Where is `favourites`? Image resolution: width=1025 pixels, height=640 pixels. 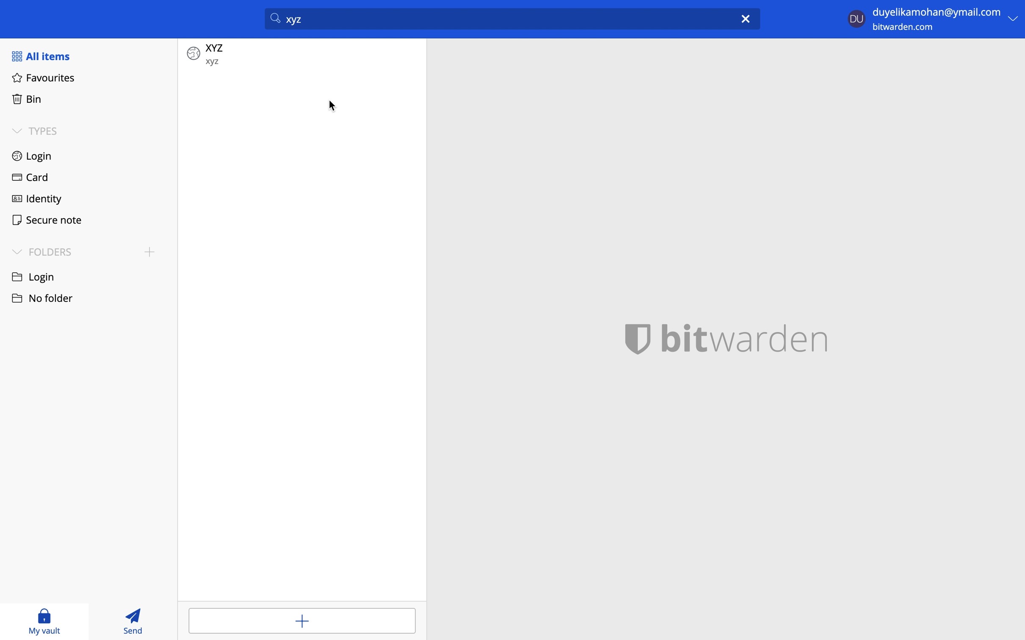 favourites is located at coordinates (44, 79).